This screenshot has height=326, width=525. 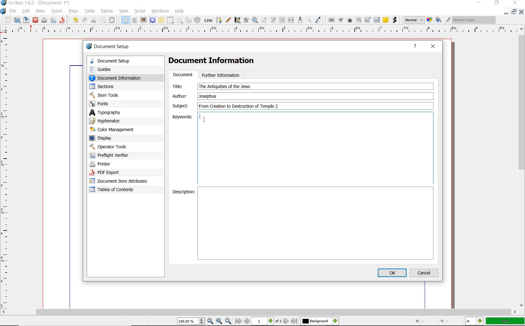 What do you see at coordinates (121, 182) in the screenshot?
I see `document item attributes` at bounding box center [121, 182].